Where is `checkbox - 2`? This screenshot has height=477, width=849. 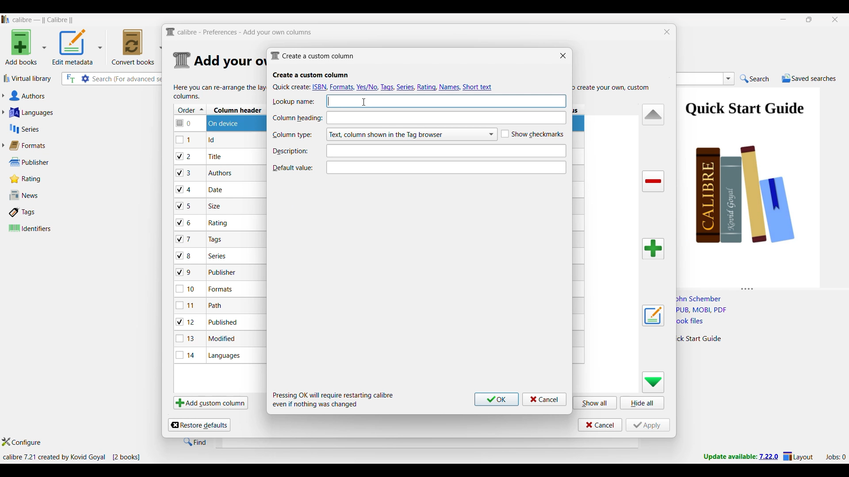
checkbox - 2 is located at coordinates (184, 156).